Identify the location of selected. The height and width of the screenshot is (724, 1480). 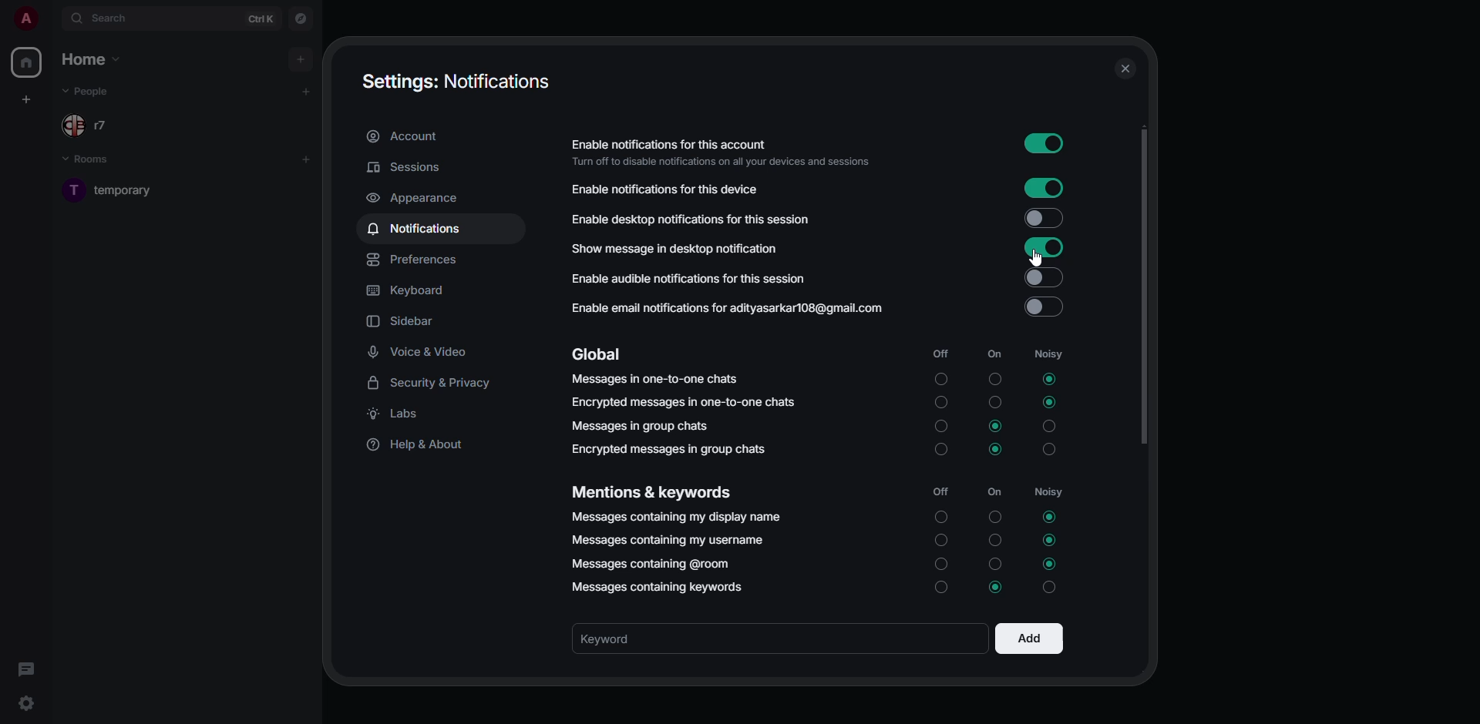
(1048, 378).